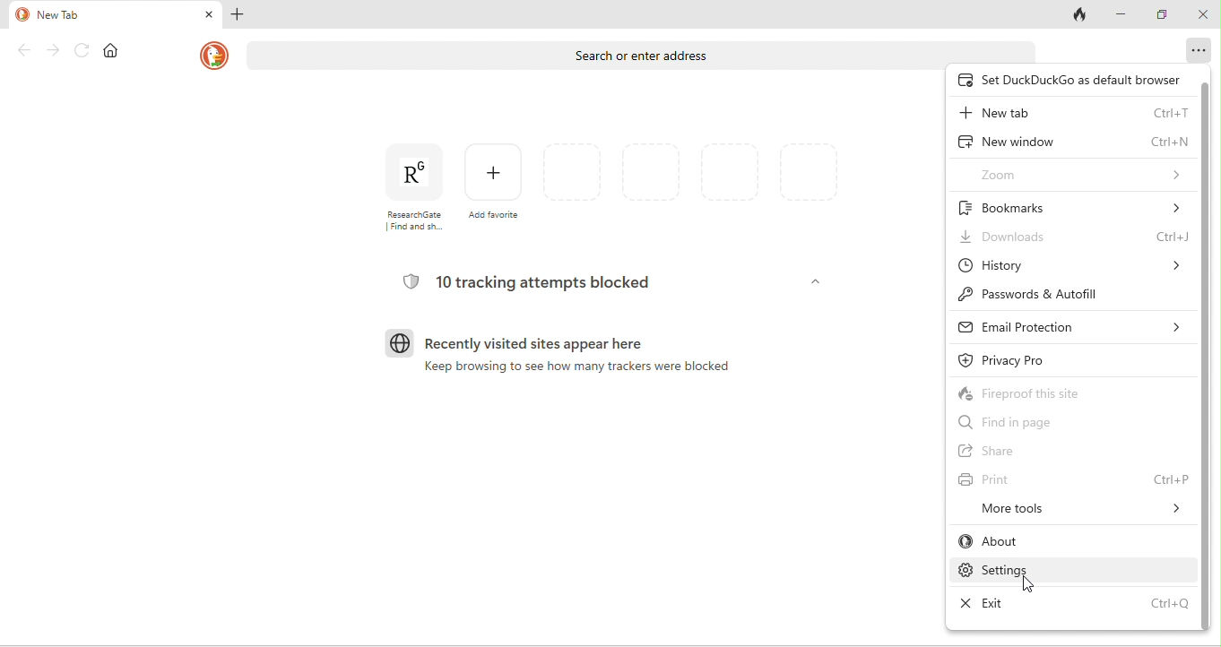 The width and height of the screenshot is (1221, 647). What do you see at coordinates (114, 51) in the screenshot?
I see `home` at bounding box center [114, 51].